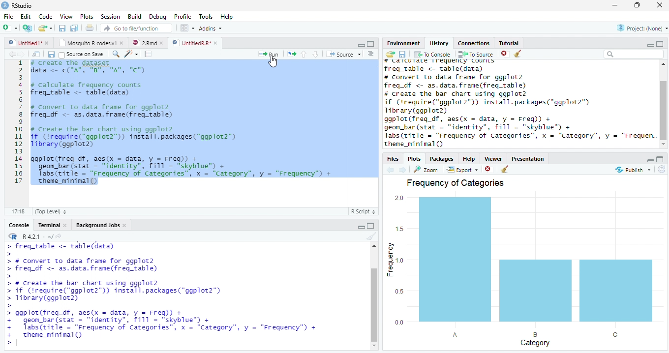 The width and height of the screenshot is (669, 353). I want to click on Open an existing file, so click(46, 29).